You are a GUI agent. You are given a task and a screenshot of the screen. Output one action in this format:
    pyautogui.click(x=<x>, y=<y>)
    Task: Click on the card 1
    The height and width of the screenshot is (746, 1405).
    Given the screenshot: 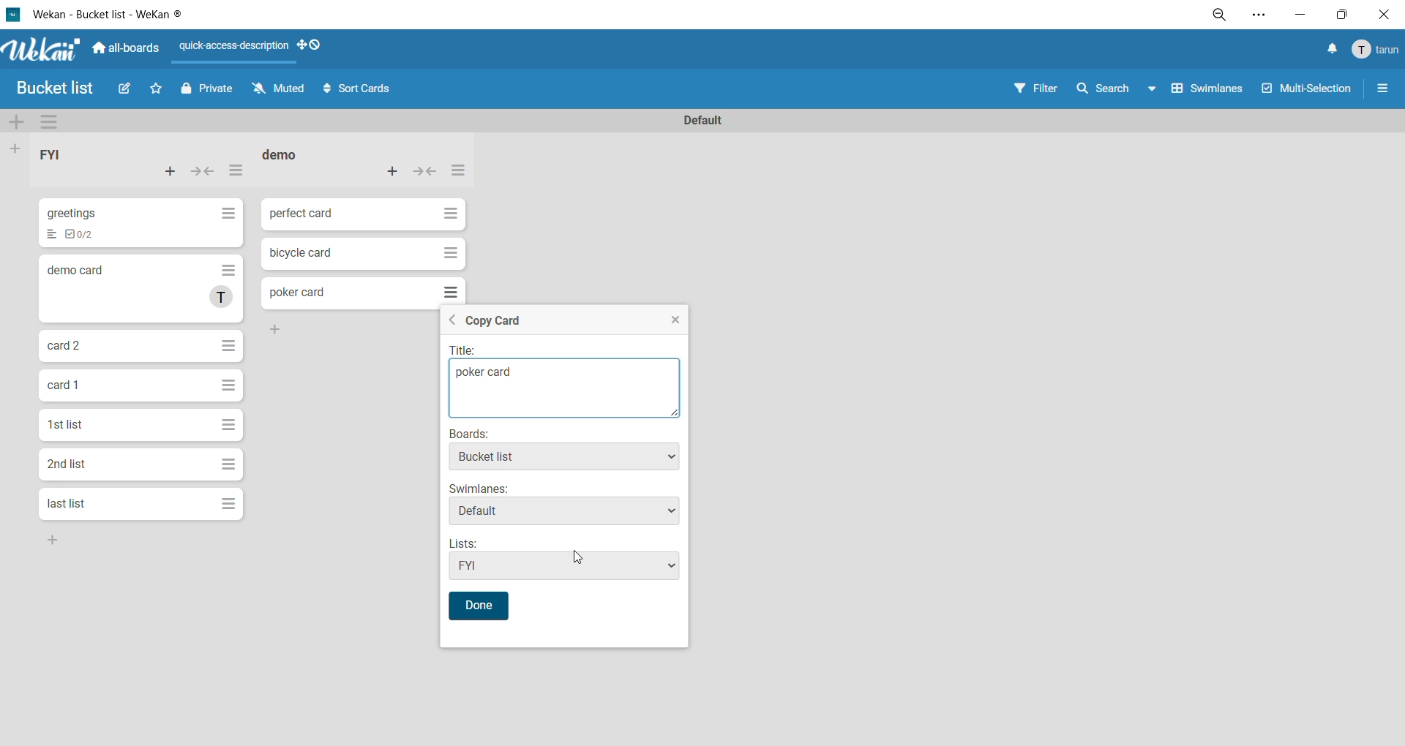 What is the action you would take?
    pyautogui.click(x=63, y=383)
    